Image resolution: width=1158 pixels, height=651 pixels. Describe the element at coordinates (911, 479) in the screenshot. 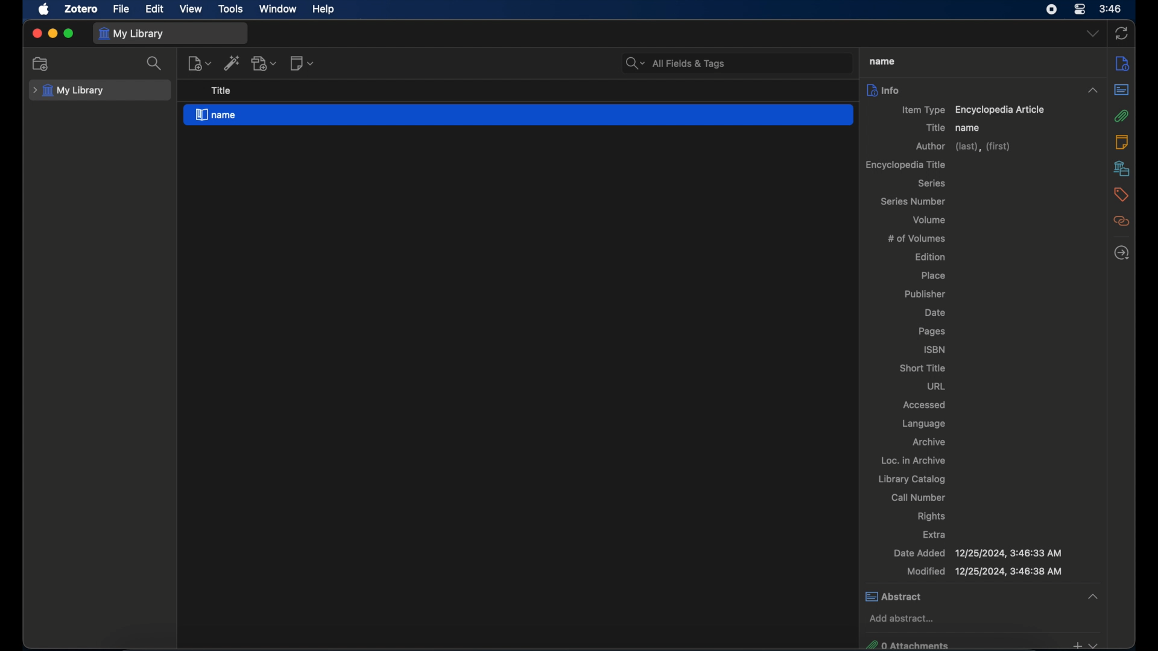

I see `library catalog` at that location.